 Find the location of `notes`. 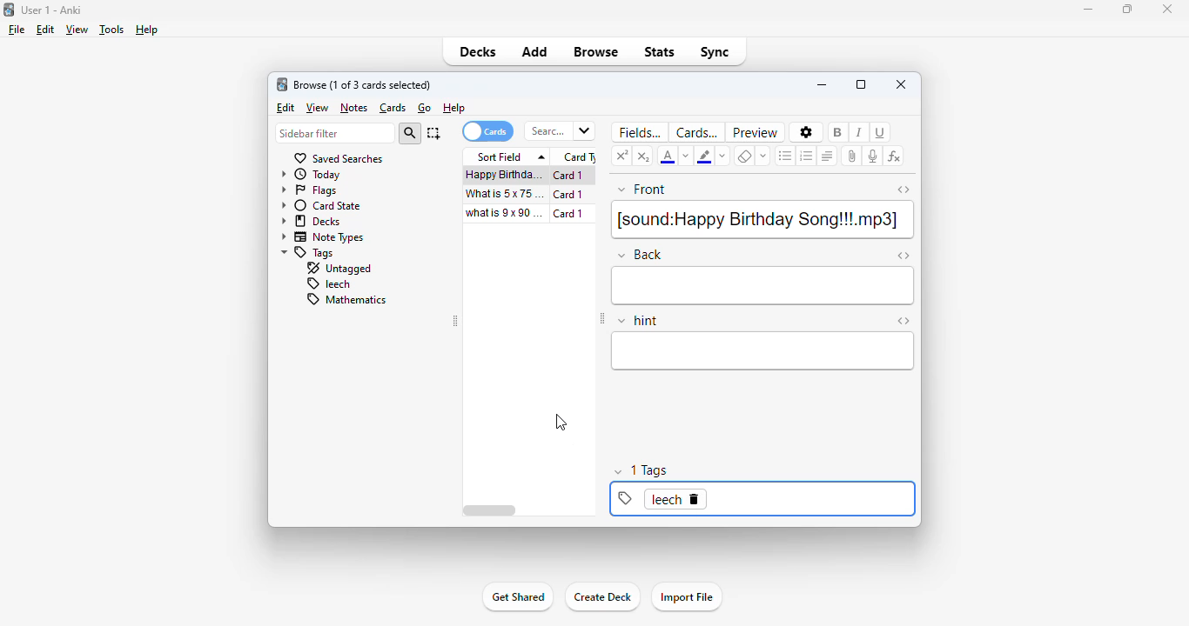

notes is located at coordinates (353, 108).